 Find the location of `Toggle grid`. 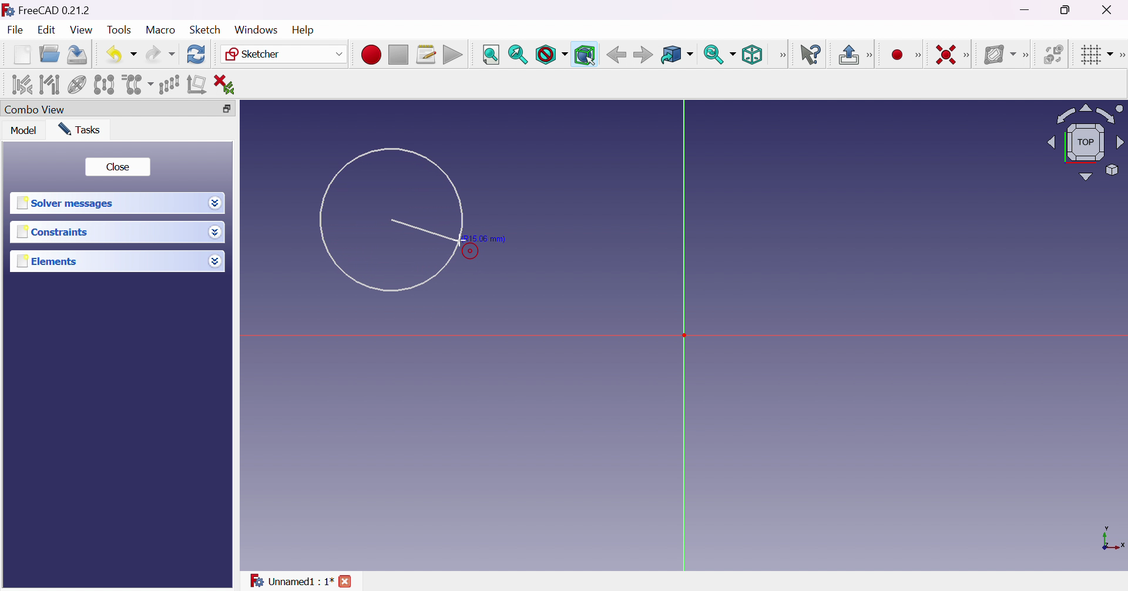

Toggle grid is located at coordinates (1095, 54).